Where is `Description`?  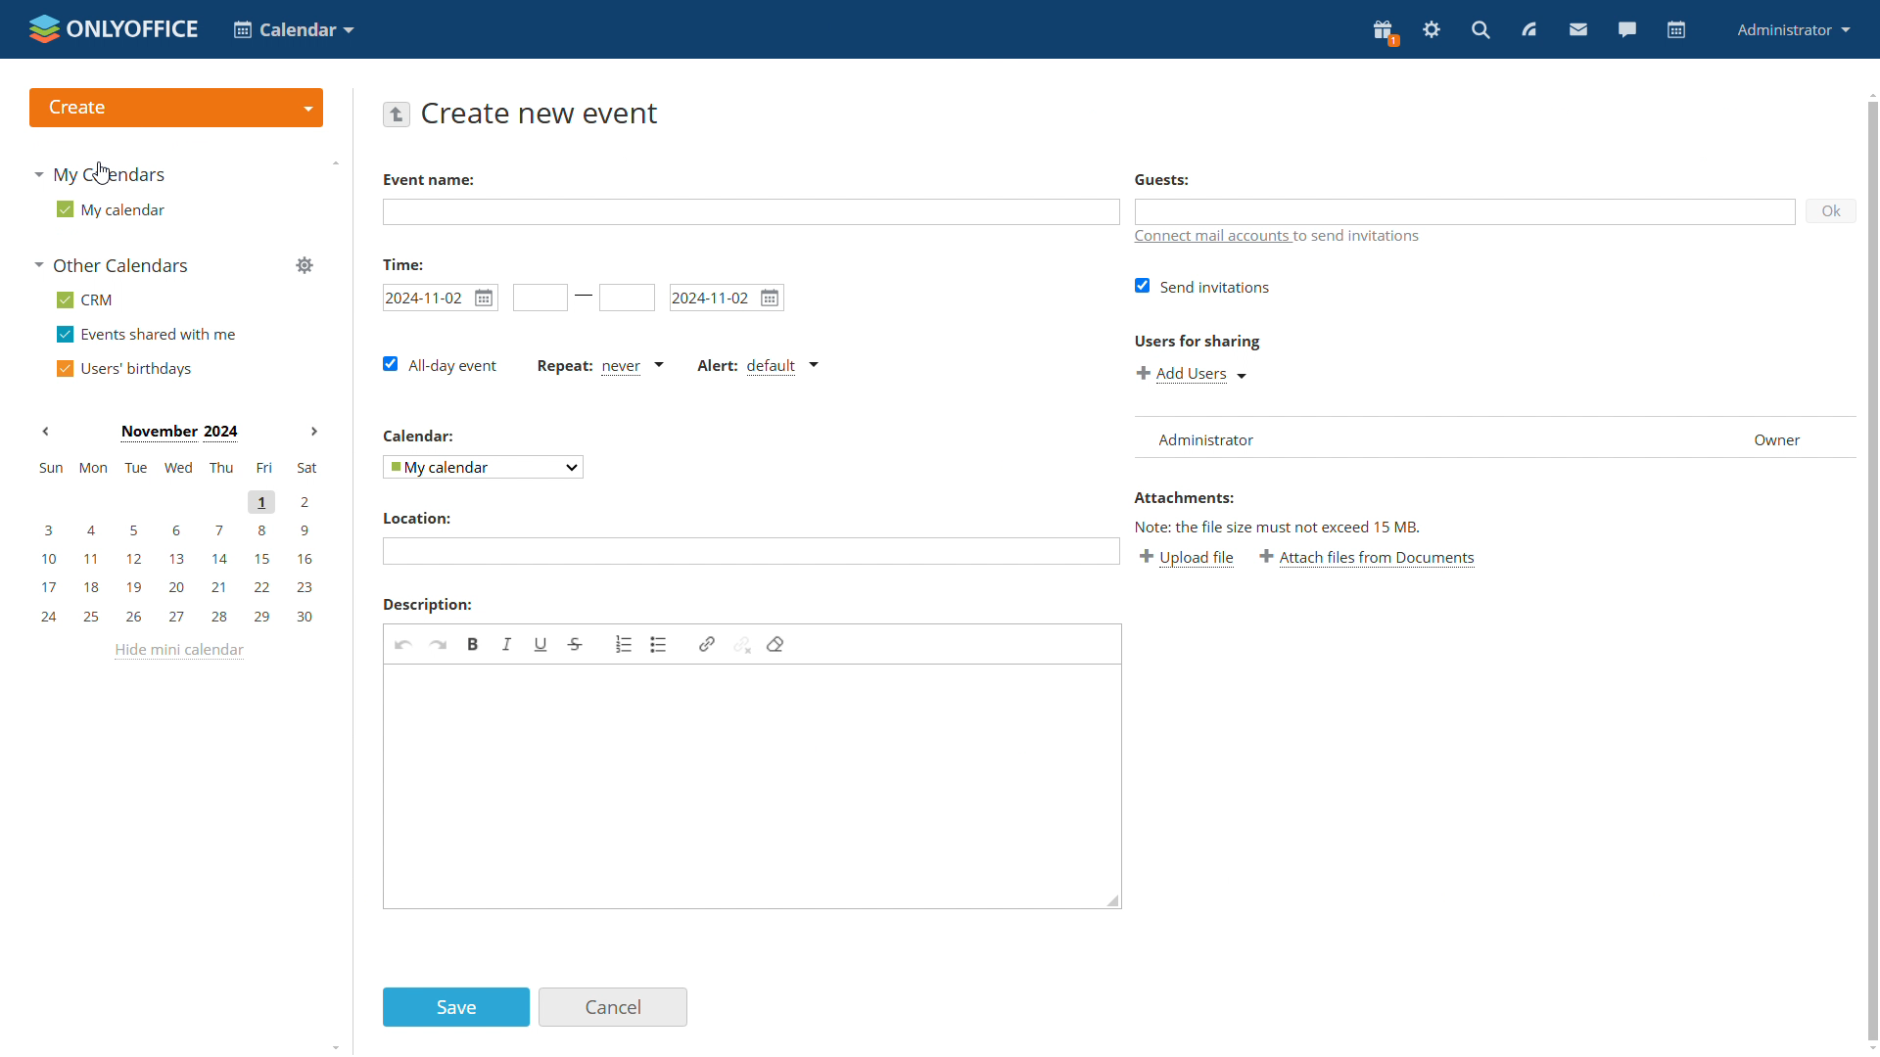
Description is located at coordinates (425, 604).